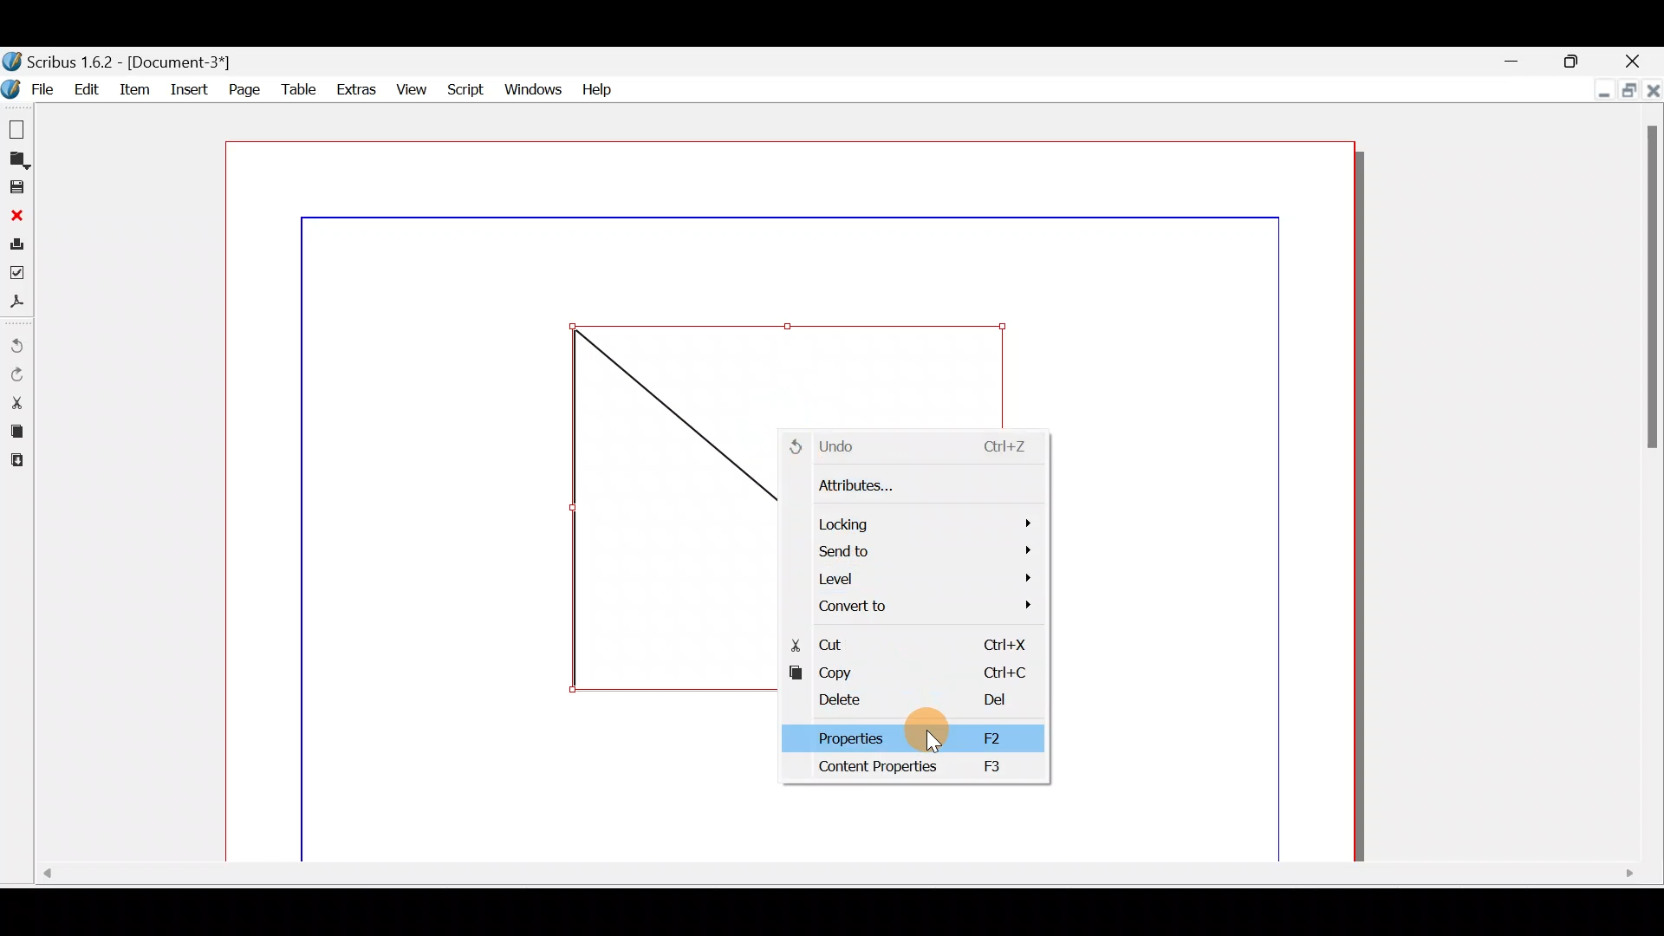 The width and height of the screenshot is (1664, 936). Describe the element at coordinates (17, 127) in the screenshot. I see `New` at that location.